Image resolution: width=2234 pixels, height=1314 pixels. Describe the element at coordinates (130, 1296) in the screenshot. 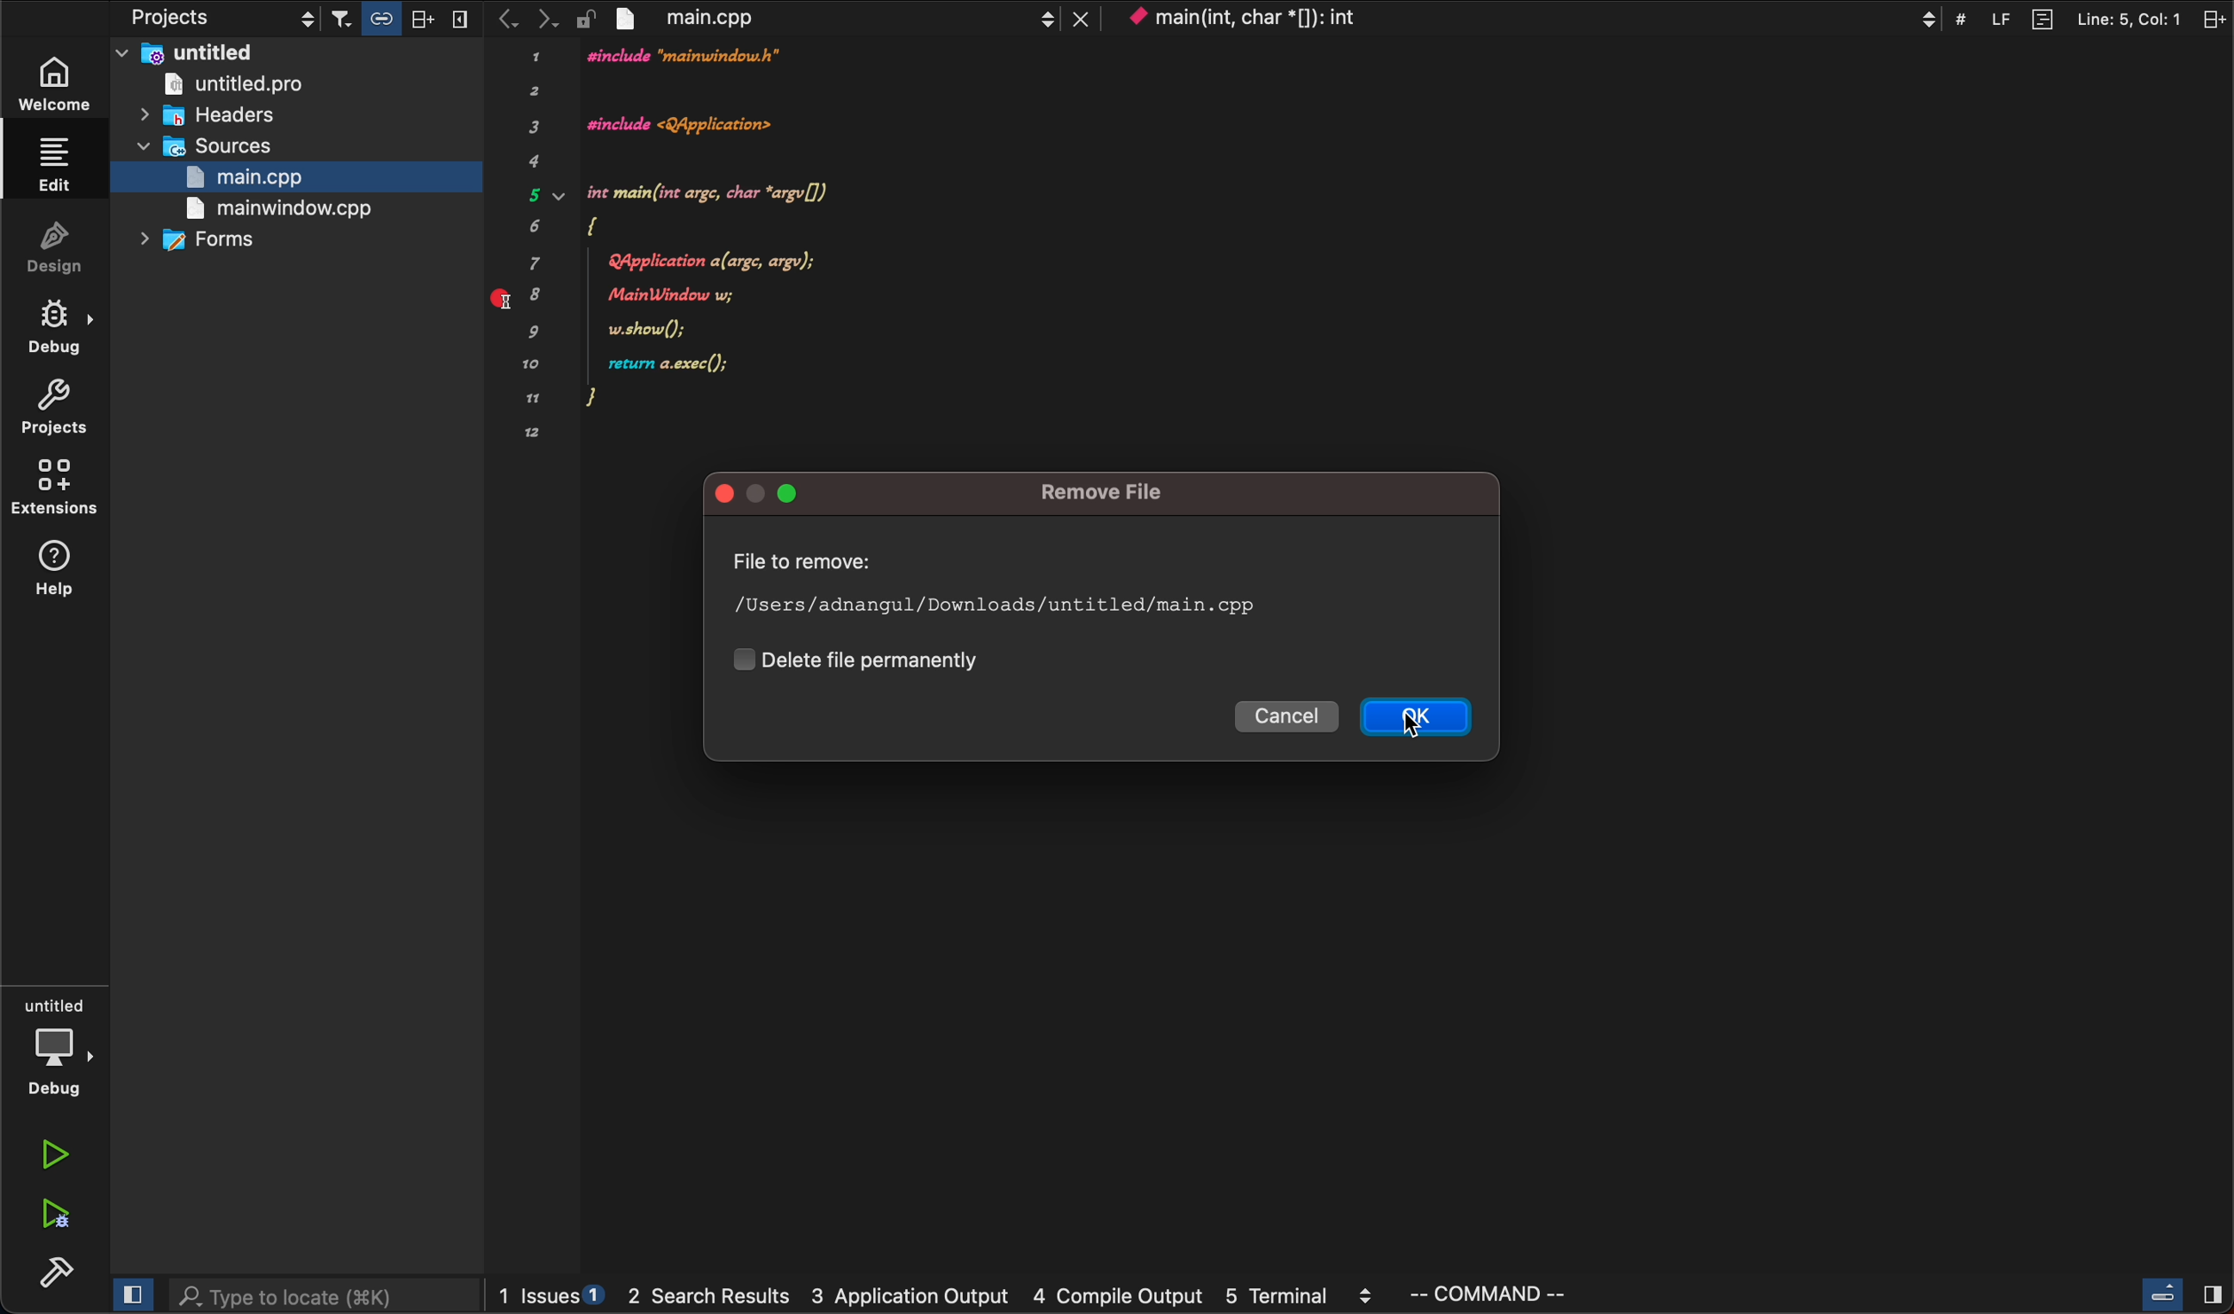

I see `close slide bar` at that location.